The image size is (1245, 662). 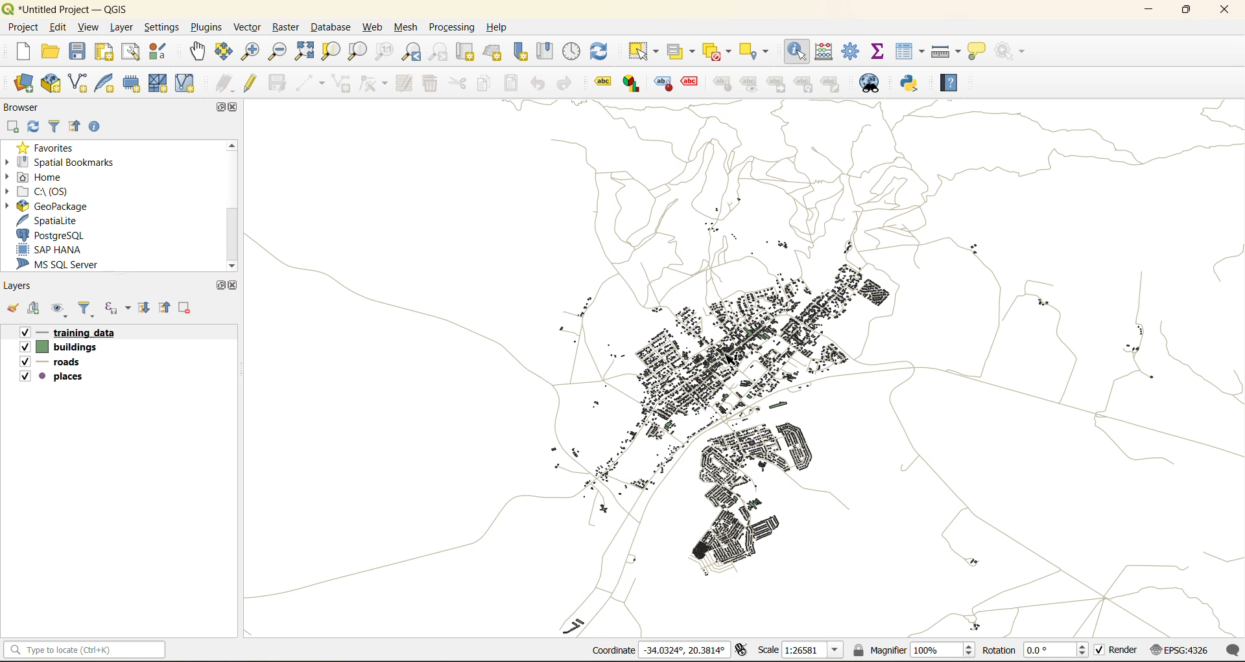 What do you see at coordinates (218, 107) in the screenshot?
I see `maximize` at bounding box center [218, 107].